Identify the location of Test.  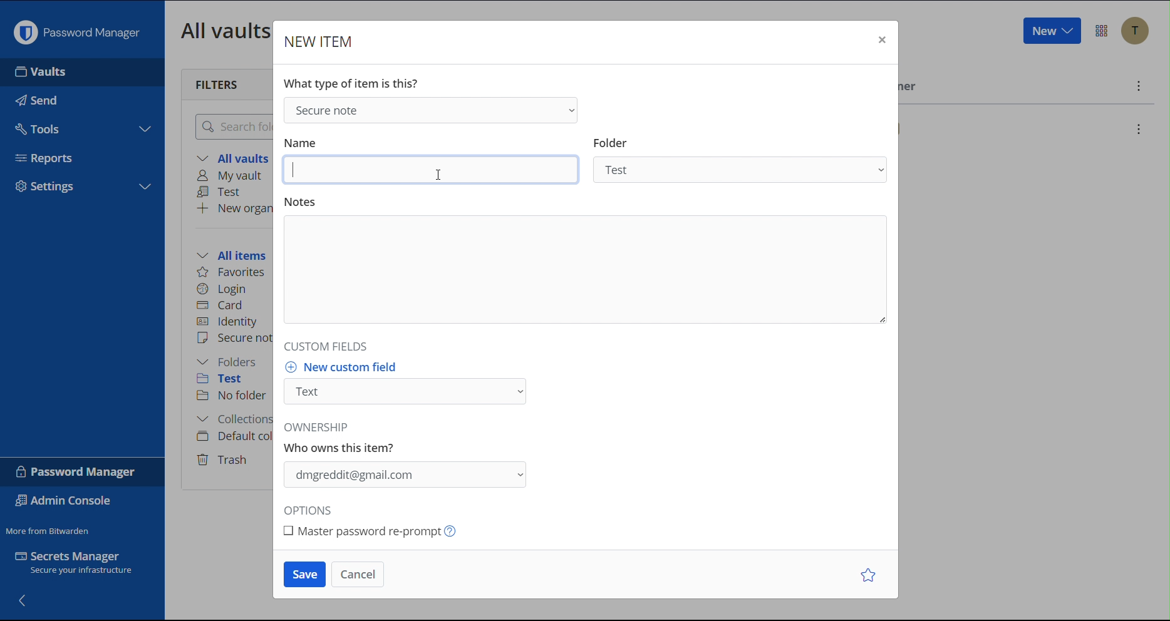
(222, 192).